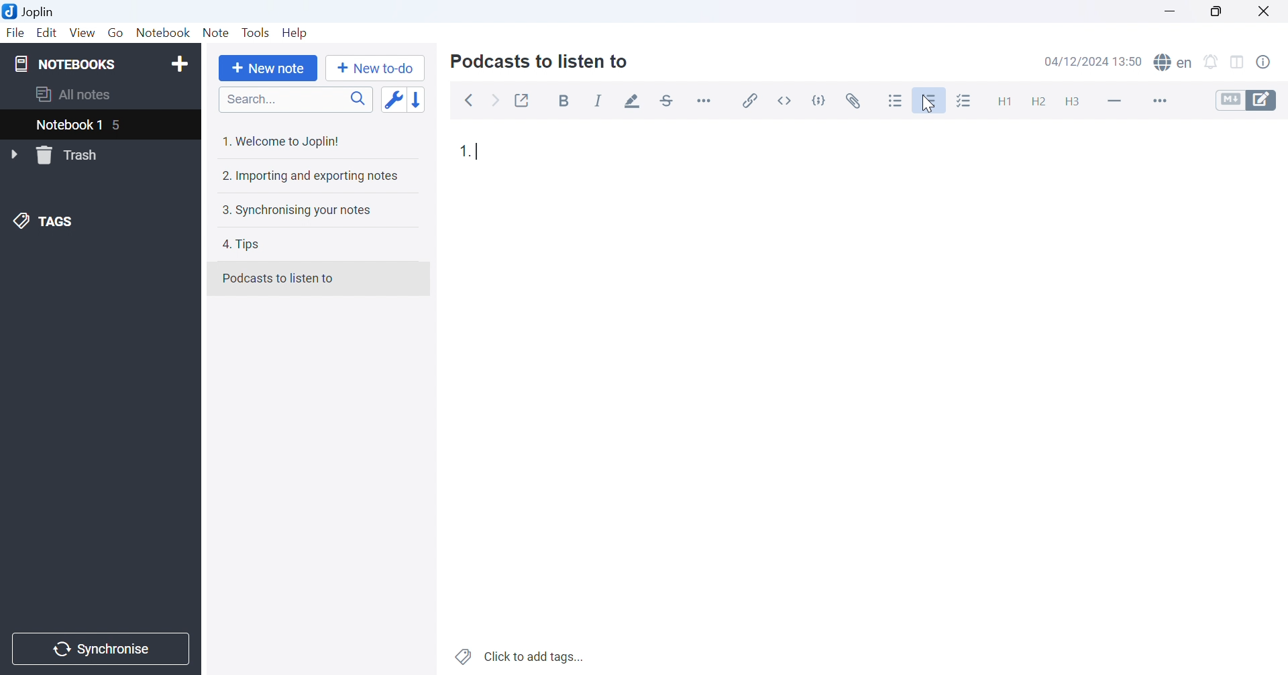 This screenshot has width=1288, height=675. I want to click on Heading 1, so click(1000, 99).